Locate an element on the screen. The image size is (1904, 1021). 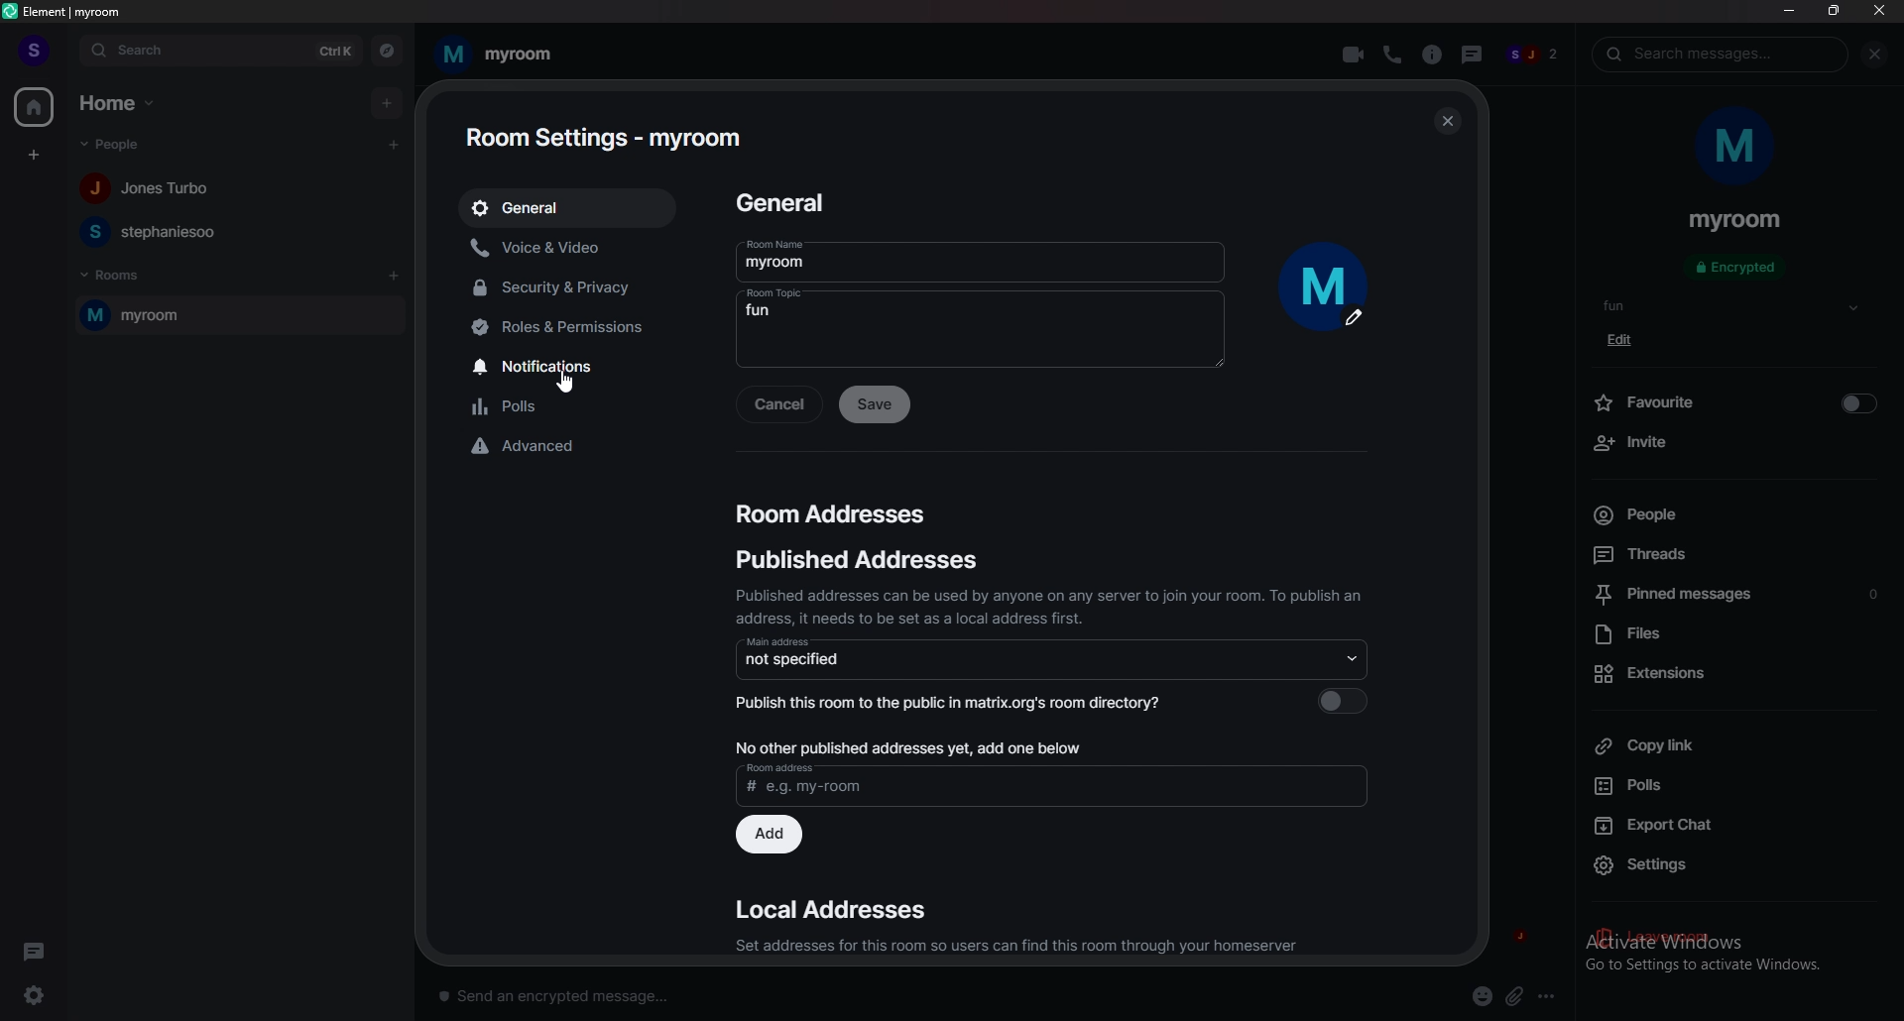
copy link is located at coordinates (1733, 744).